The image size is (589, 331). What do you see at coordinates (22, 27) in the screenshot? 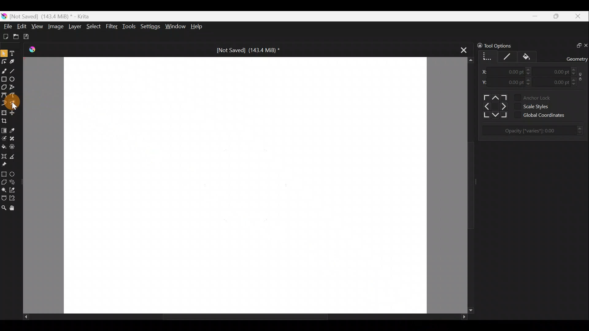
I see `Edit` at bounding box center [22, 27].